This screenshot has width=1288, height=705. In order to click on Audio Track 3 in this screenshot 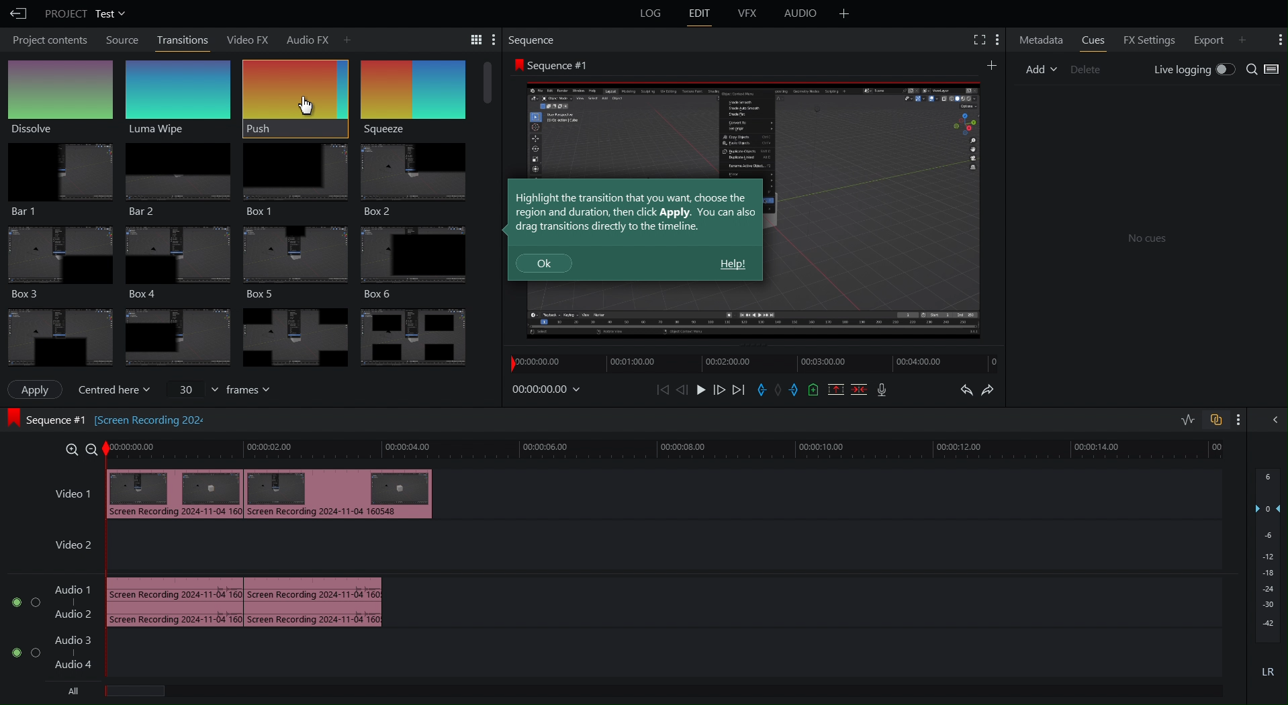, I will do `click(77, 637)`.